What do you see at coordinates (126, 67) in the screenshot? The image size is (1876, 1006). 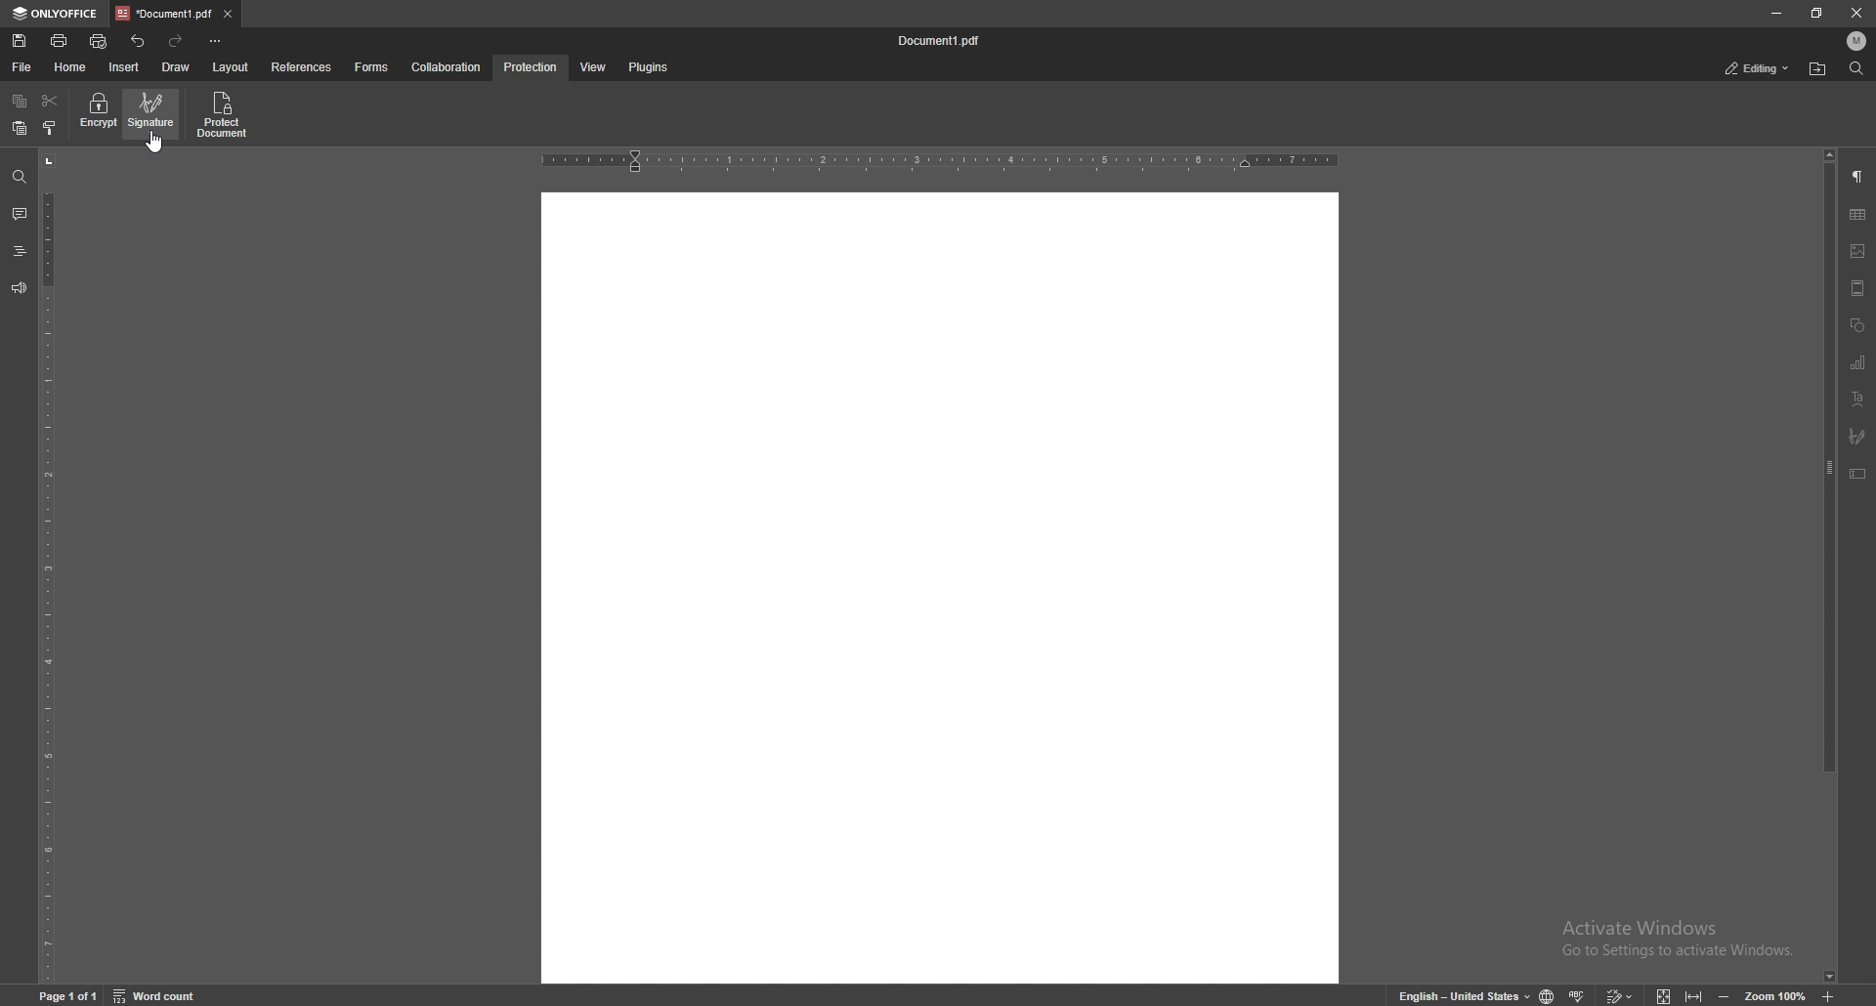 I see `insert` at bounding box center [126, 67].